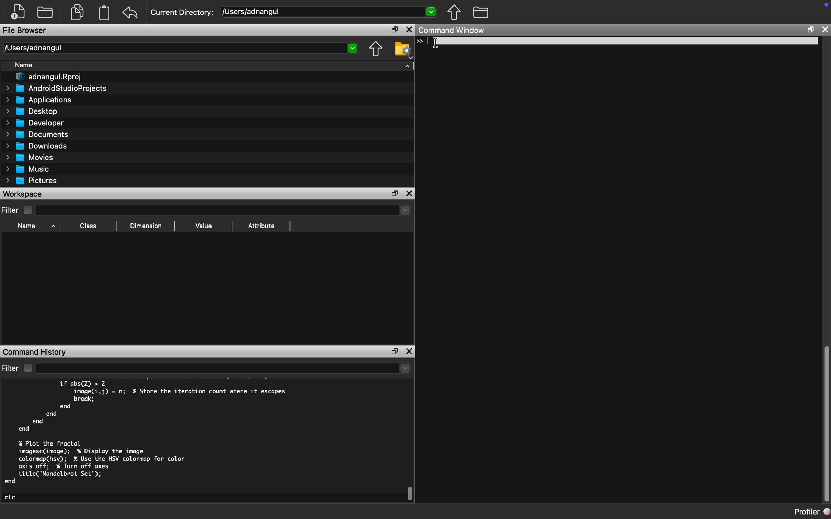 The image size is (831, 519). I want to click on Cursor, so click(437, 44).